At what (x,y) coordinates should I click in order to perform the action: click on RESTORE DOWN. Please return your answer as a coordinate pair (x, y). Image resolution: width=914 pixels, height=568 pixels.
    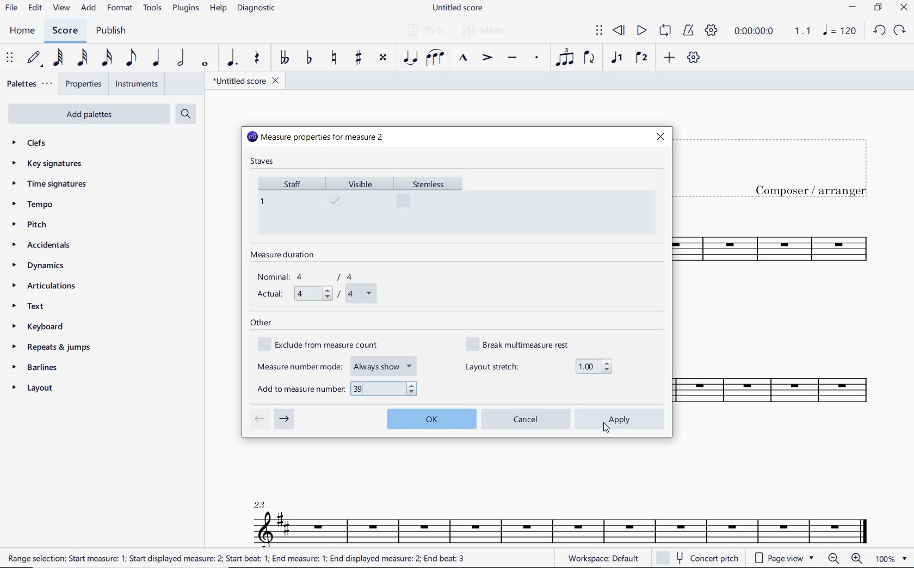
    Looking at the image, I should click on (878, 9).